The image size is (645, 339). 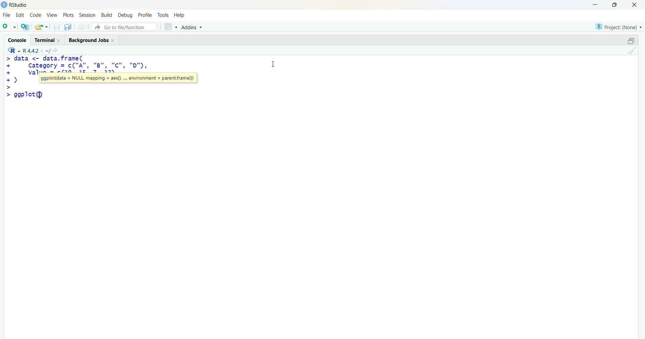 I want to click on code, so click(x=35, y=15).